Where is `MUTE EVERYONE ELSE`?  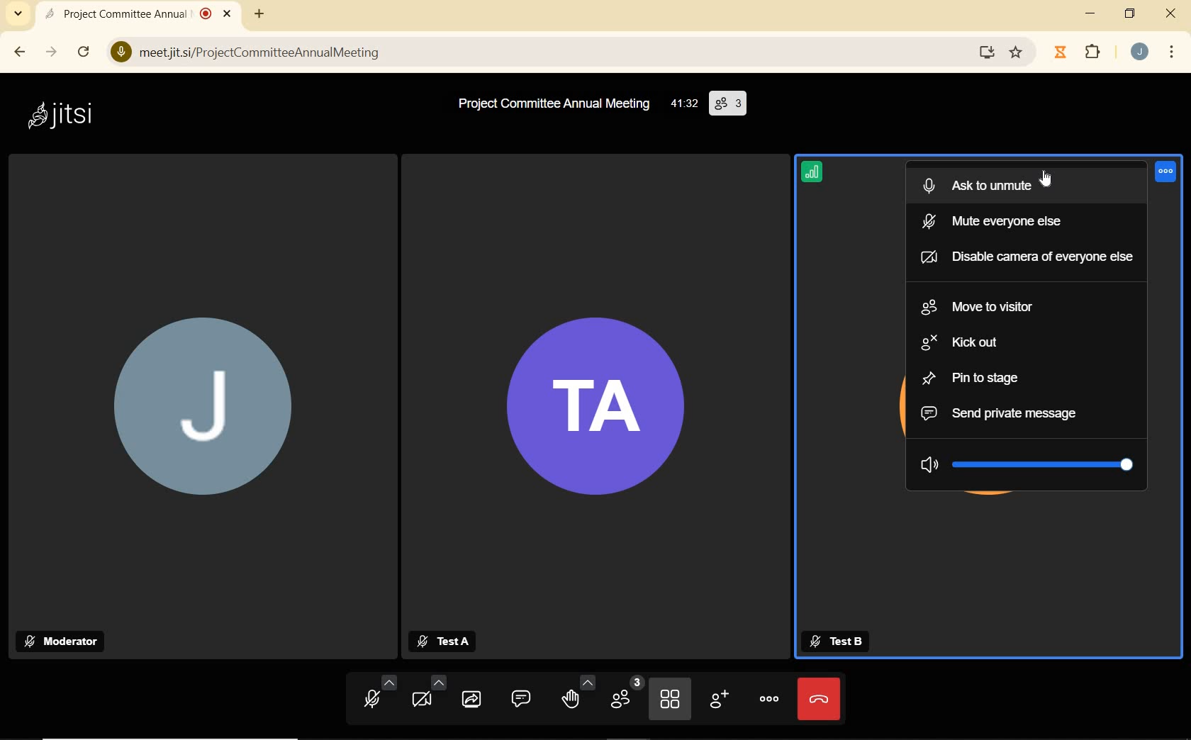
MUTE EVERYONE ELSE is located at coordinates (1024, 220).